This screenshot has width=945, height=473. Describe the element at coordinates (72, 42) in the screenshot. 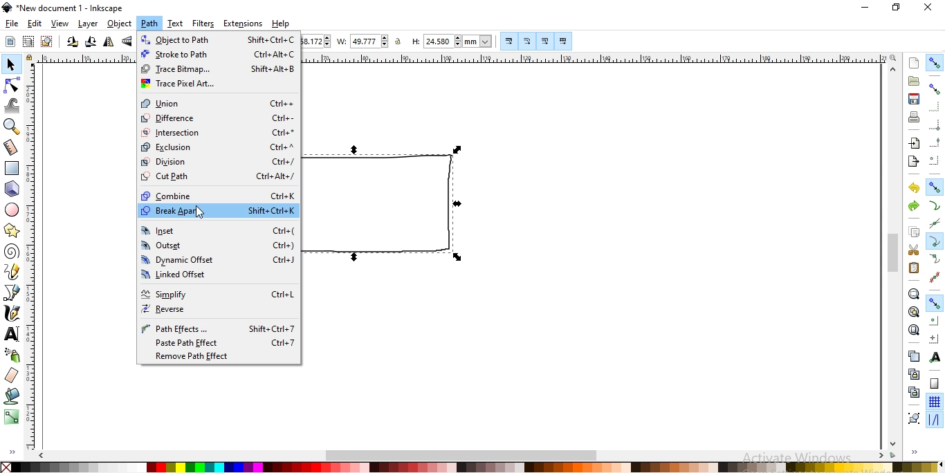

I see `rotate selction 90 counter clockwise` at that location.